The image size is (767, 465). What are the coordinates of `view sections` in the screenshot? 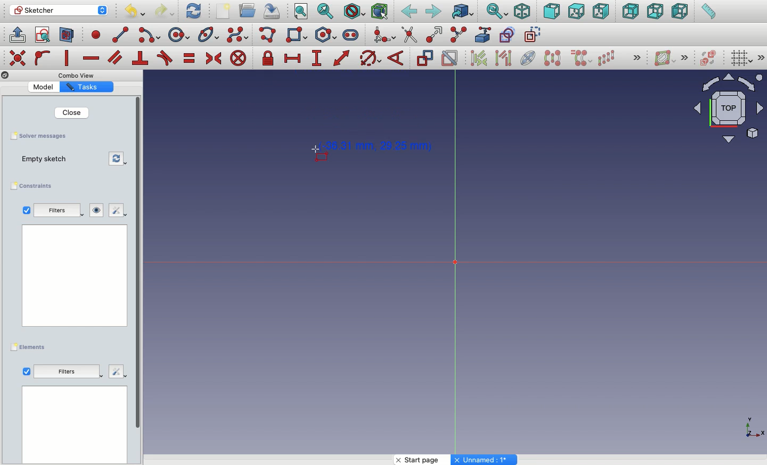 It's located at (69, 36).